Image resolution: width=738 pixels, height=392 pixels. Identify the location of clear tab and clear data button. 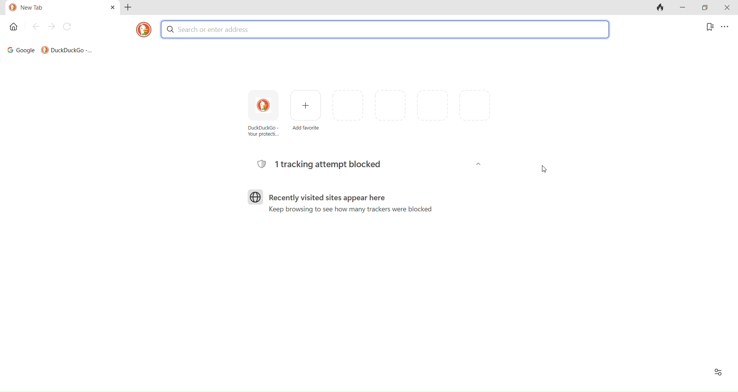
(660, 8).